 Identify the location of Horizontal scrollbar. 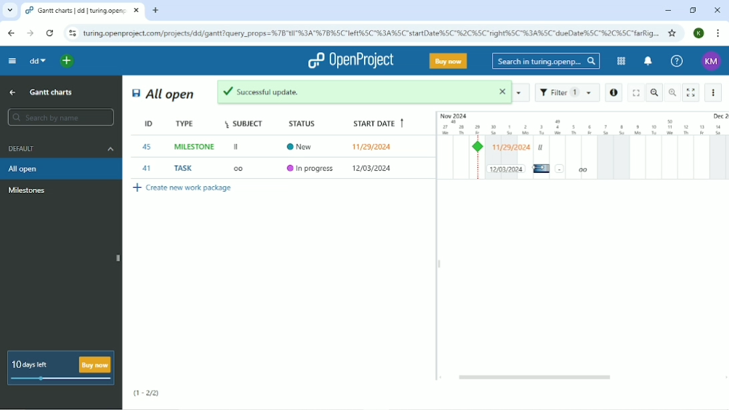
(537, 377).